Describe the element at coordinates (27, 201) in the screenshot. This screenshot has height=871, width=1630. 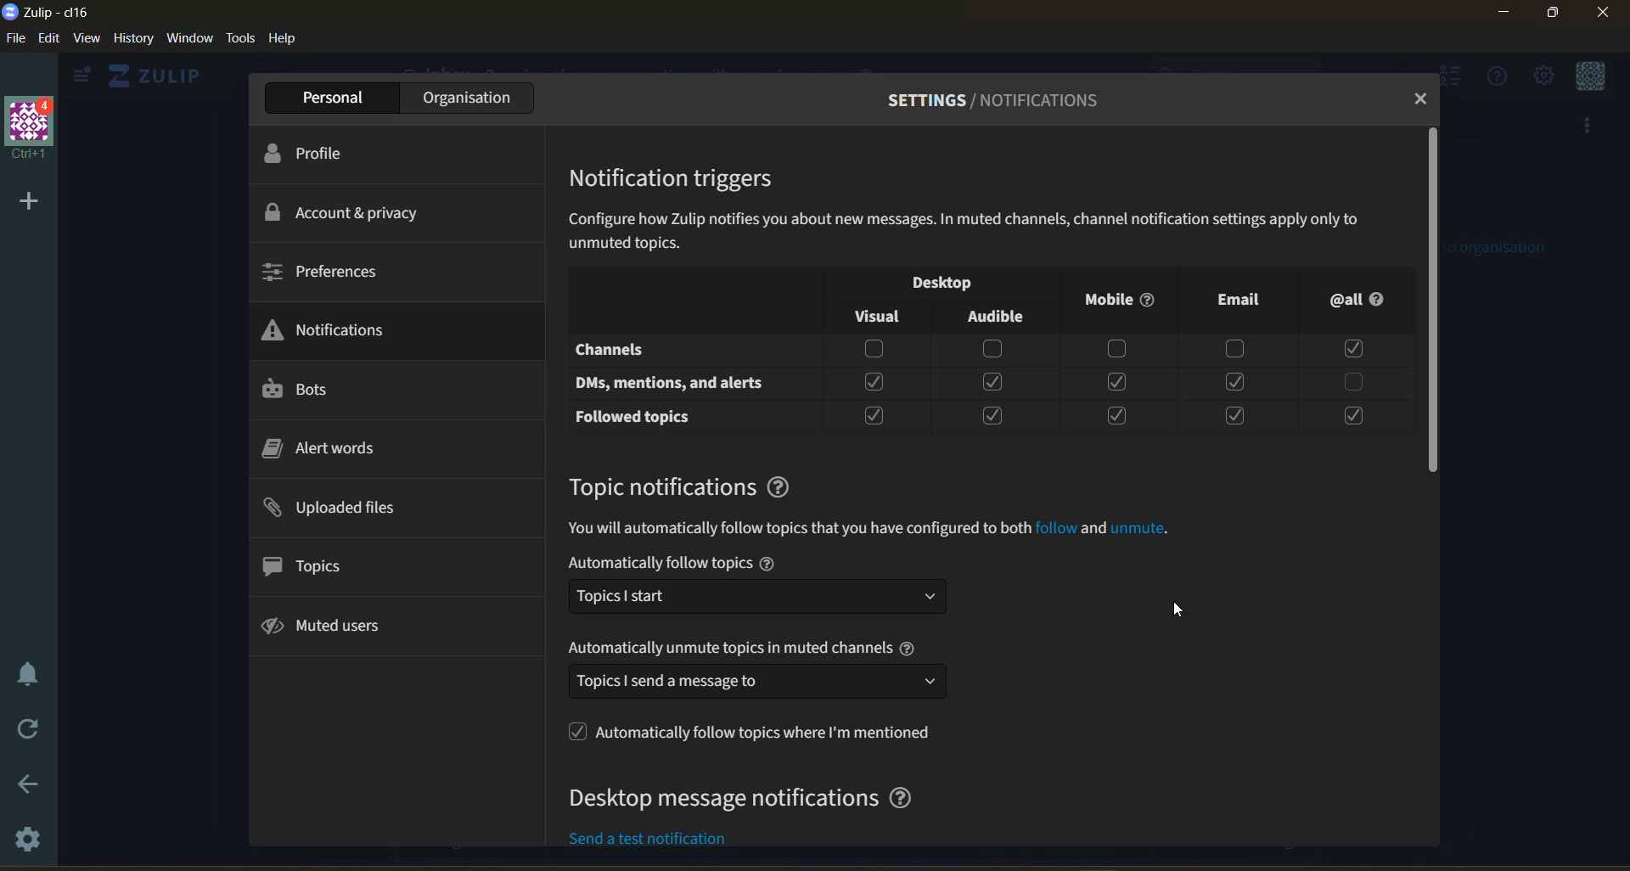
I see `add a new organisation` at that location.